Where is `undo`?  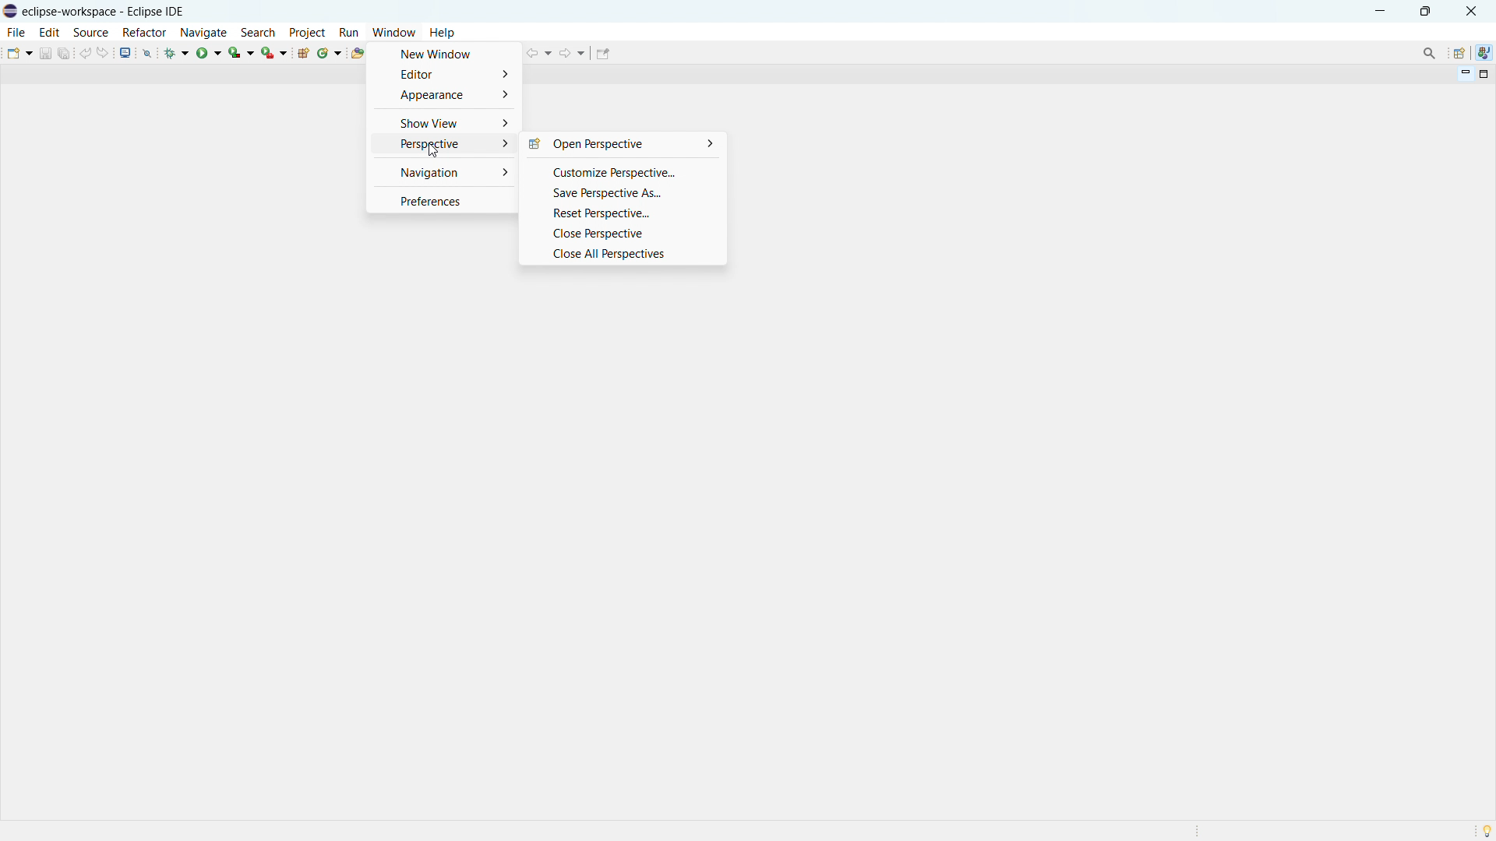
undo is located at coordinates (85, 52).